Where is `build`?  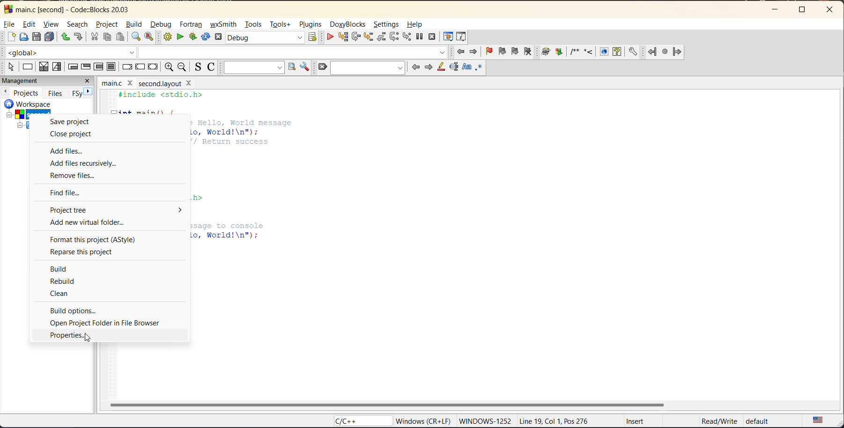
build is located at coordinates (64, 268).